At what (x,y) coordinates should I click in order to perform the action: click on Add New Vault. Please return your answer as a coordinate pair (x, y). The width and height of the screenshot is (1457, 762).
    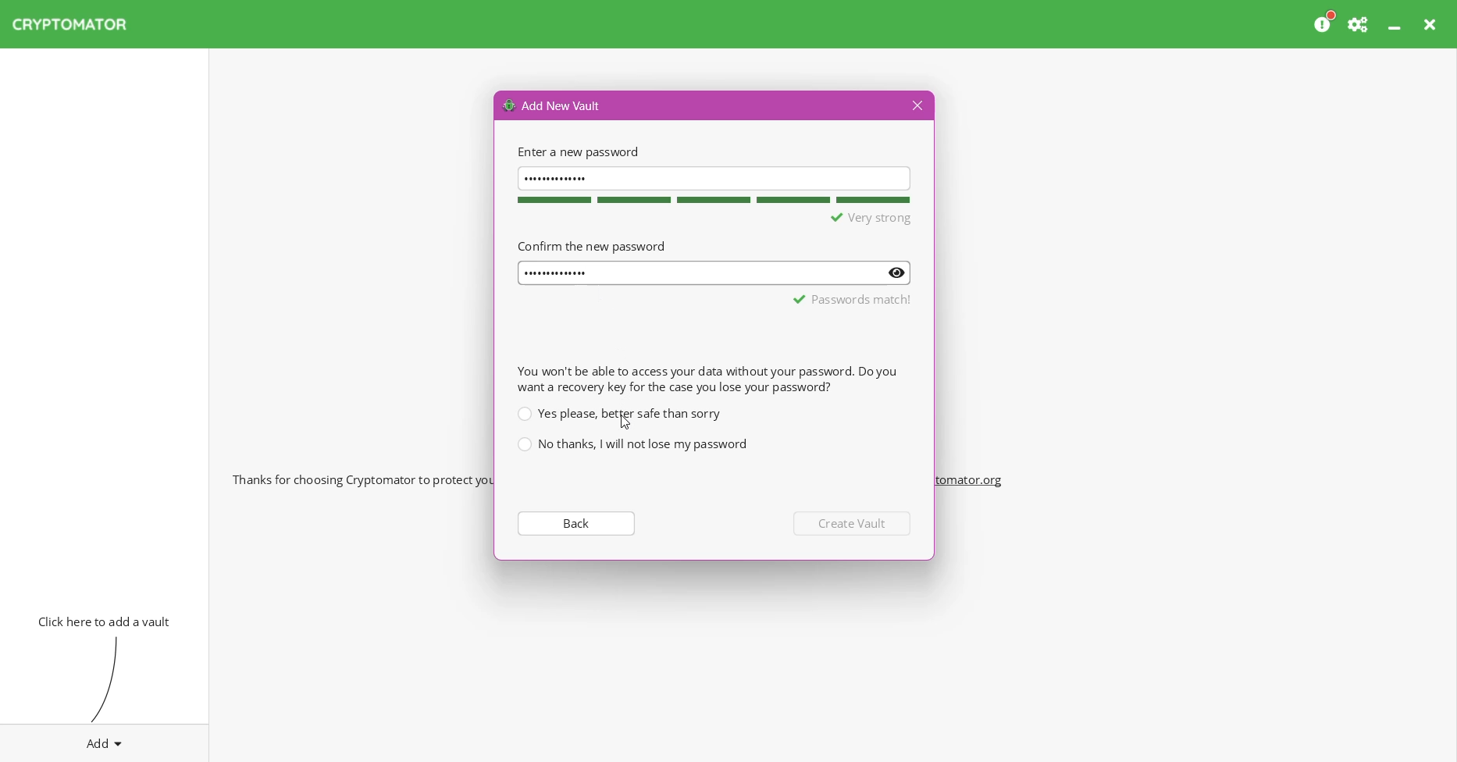
    Looking at the image, I should click on (553, 105).